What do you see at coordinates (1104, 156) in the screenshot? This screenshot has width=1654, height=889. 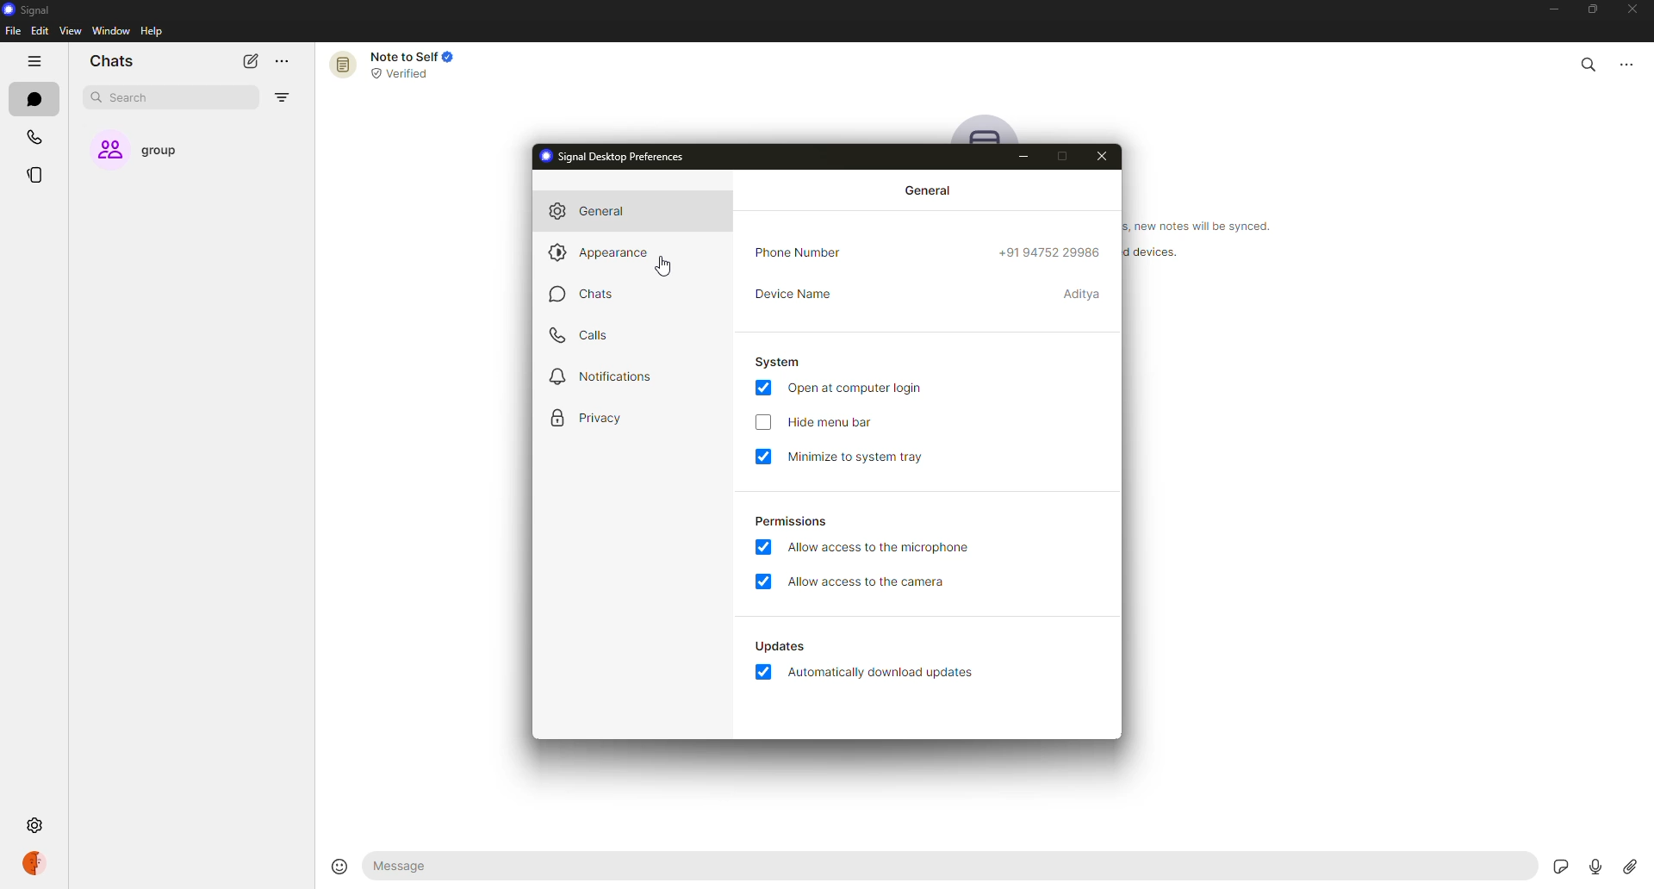 I see `close` at bounding box center [1104, 156].